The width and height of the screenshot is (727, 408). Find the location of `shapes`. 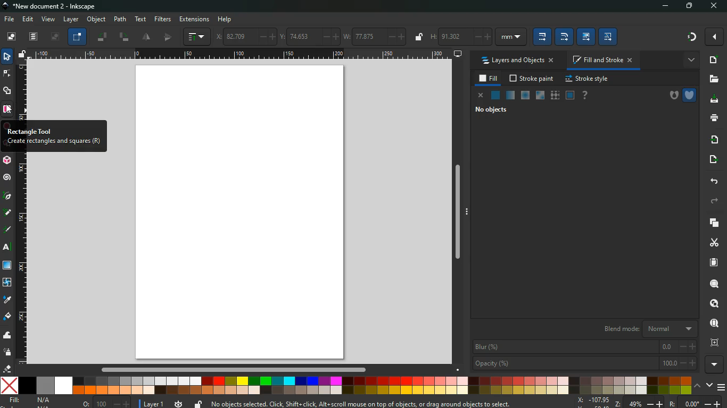

shapes is located at coordinates (8, 92).